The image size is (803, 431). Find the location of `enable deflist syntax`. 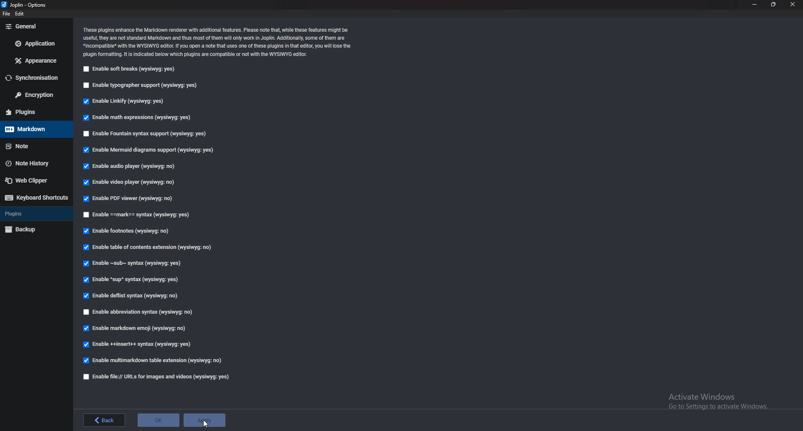

enable deflist syntax is located at coordinates (130, 296).